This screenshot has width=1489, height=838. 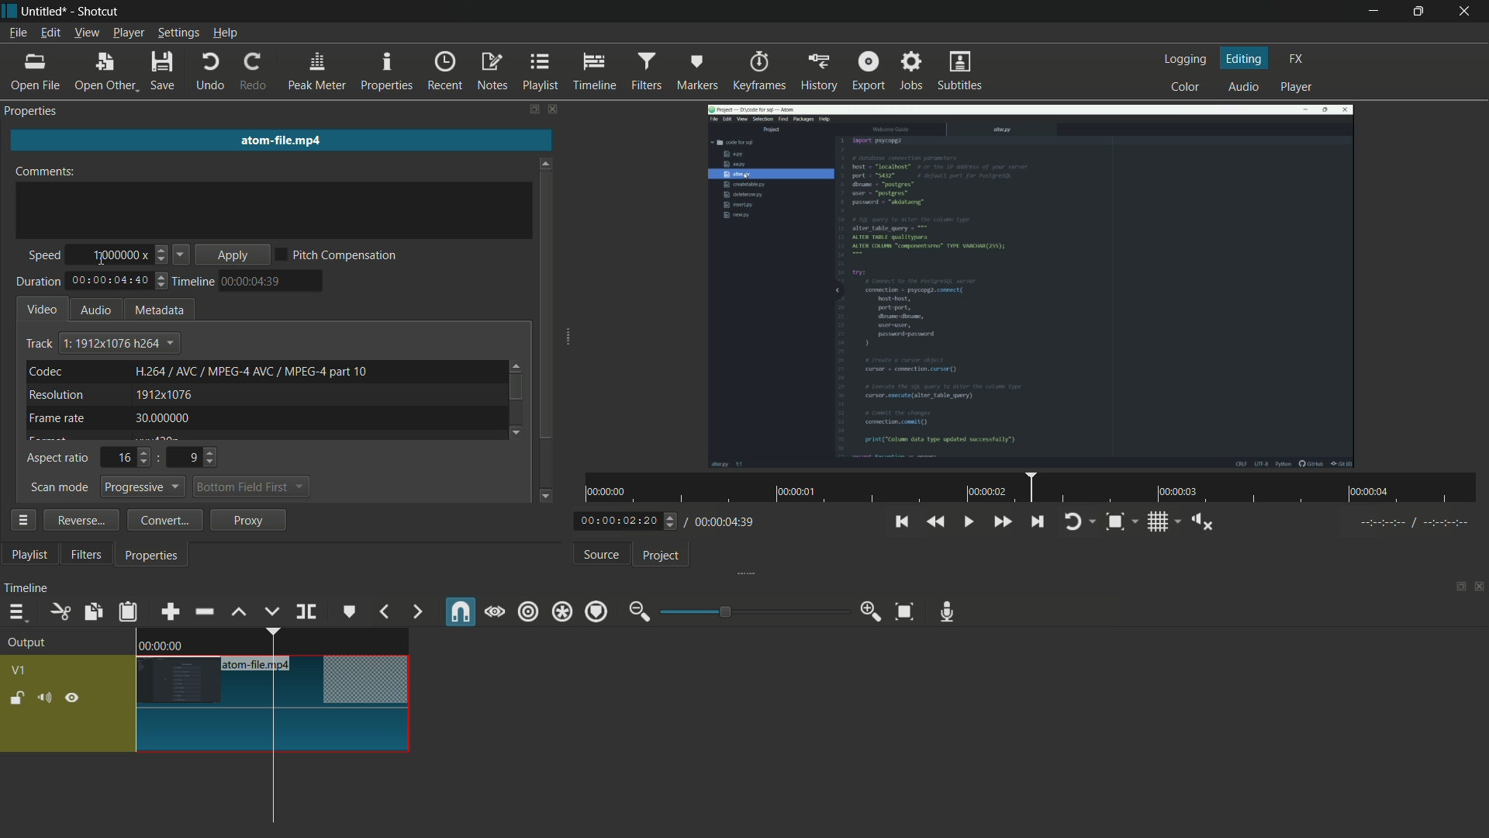 What do you see at coordinates (154, 555) in the screenshot?
I see `properties` at bounding box center [154, 555].